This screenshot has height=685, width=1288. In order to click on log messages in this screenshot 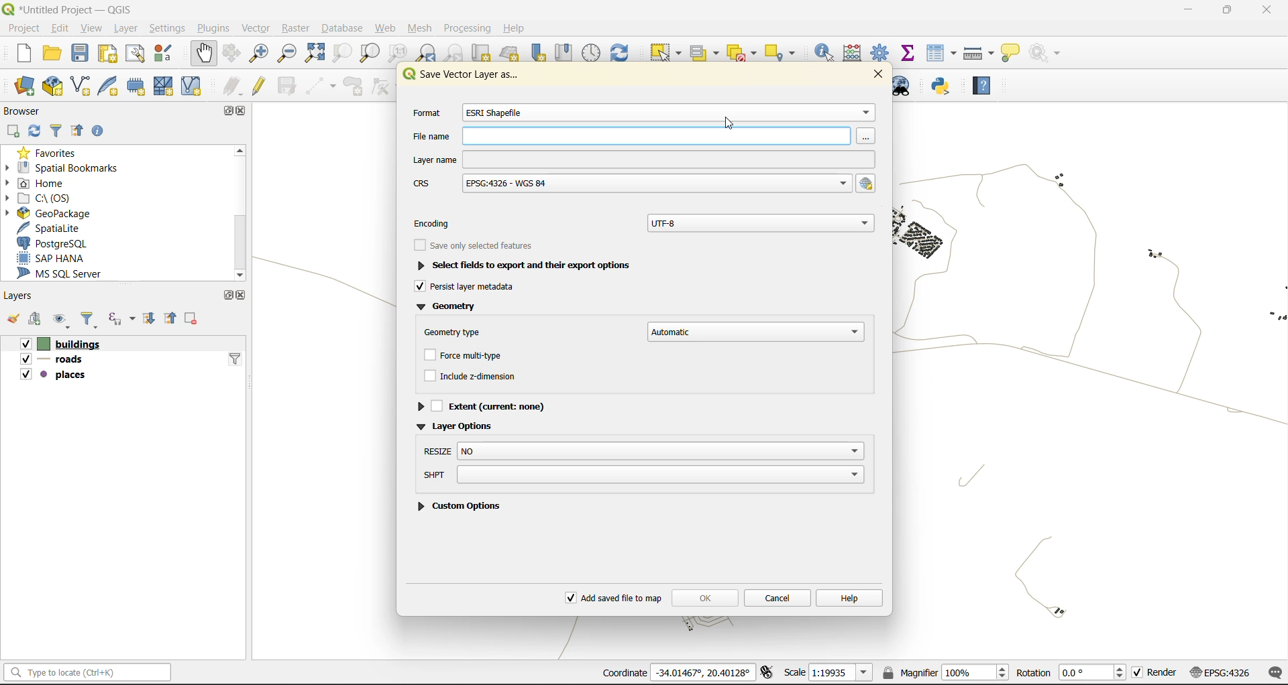, I will do `click(1273, 672)`.